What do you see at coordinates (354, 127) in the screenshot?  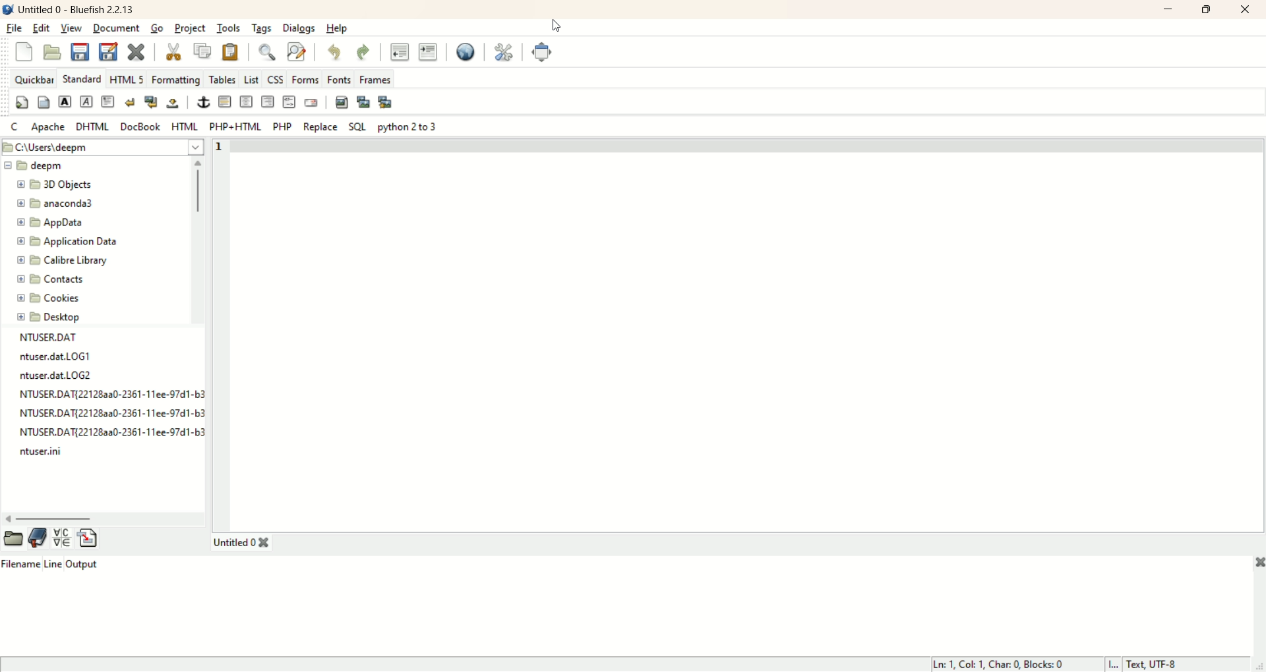 I see `SQL` at bounding box center [354, 127].